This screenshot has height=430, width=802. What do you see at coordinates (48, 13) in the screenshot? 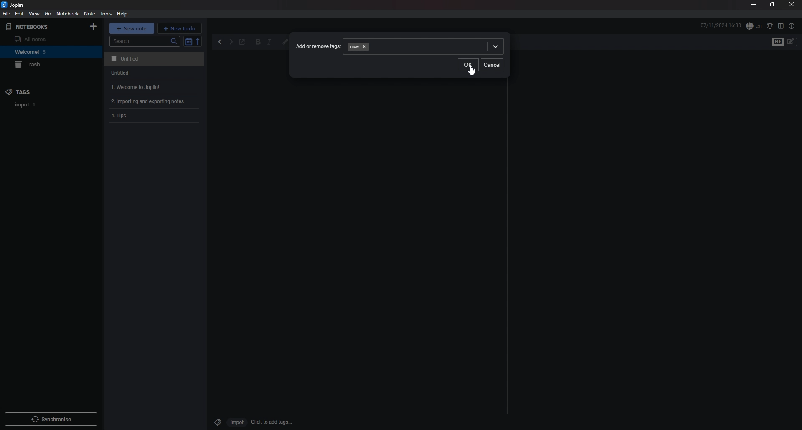
I see `go` at bounding box center [48, 13].